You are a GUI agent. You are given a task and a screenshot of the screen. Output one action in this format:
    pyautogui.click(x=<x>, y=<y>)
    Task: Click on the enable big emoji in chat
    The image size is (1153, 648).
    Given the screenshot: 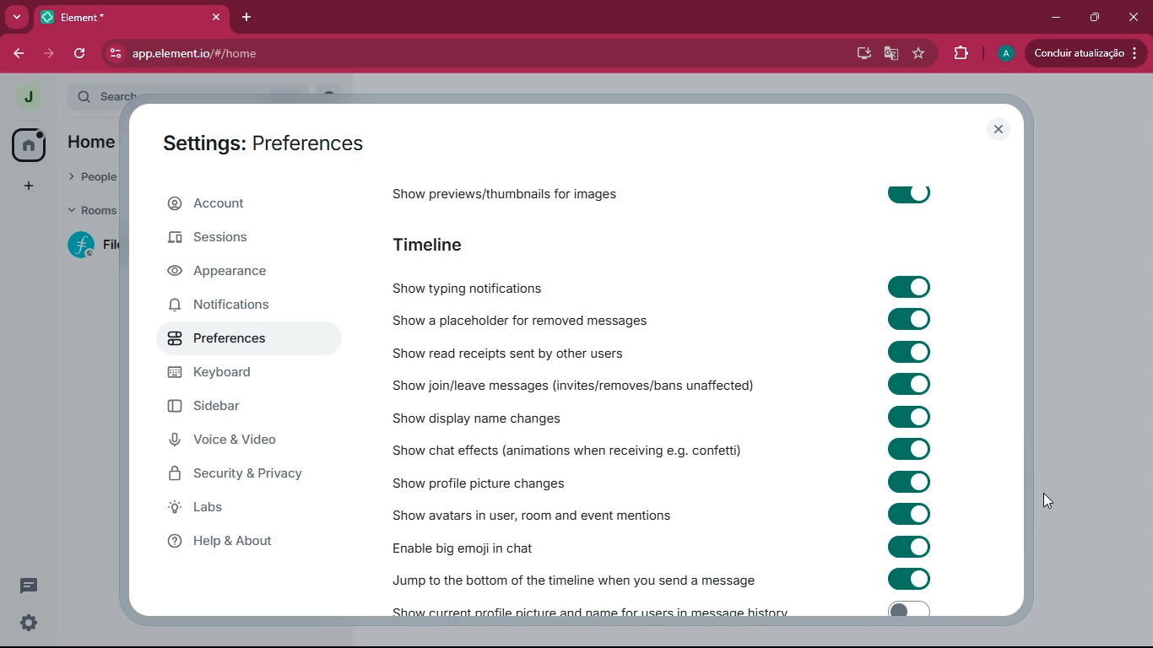 What is the action you would take?
    pyautogui.click(x=477, y=544)
    